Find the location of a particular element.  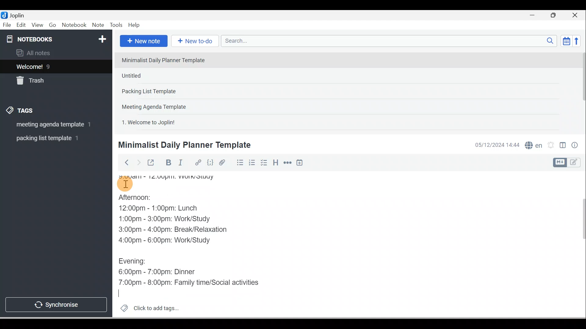

Set alarm is located at coordinates (550, 145).